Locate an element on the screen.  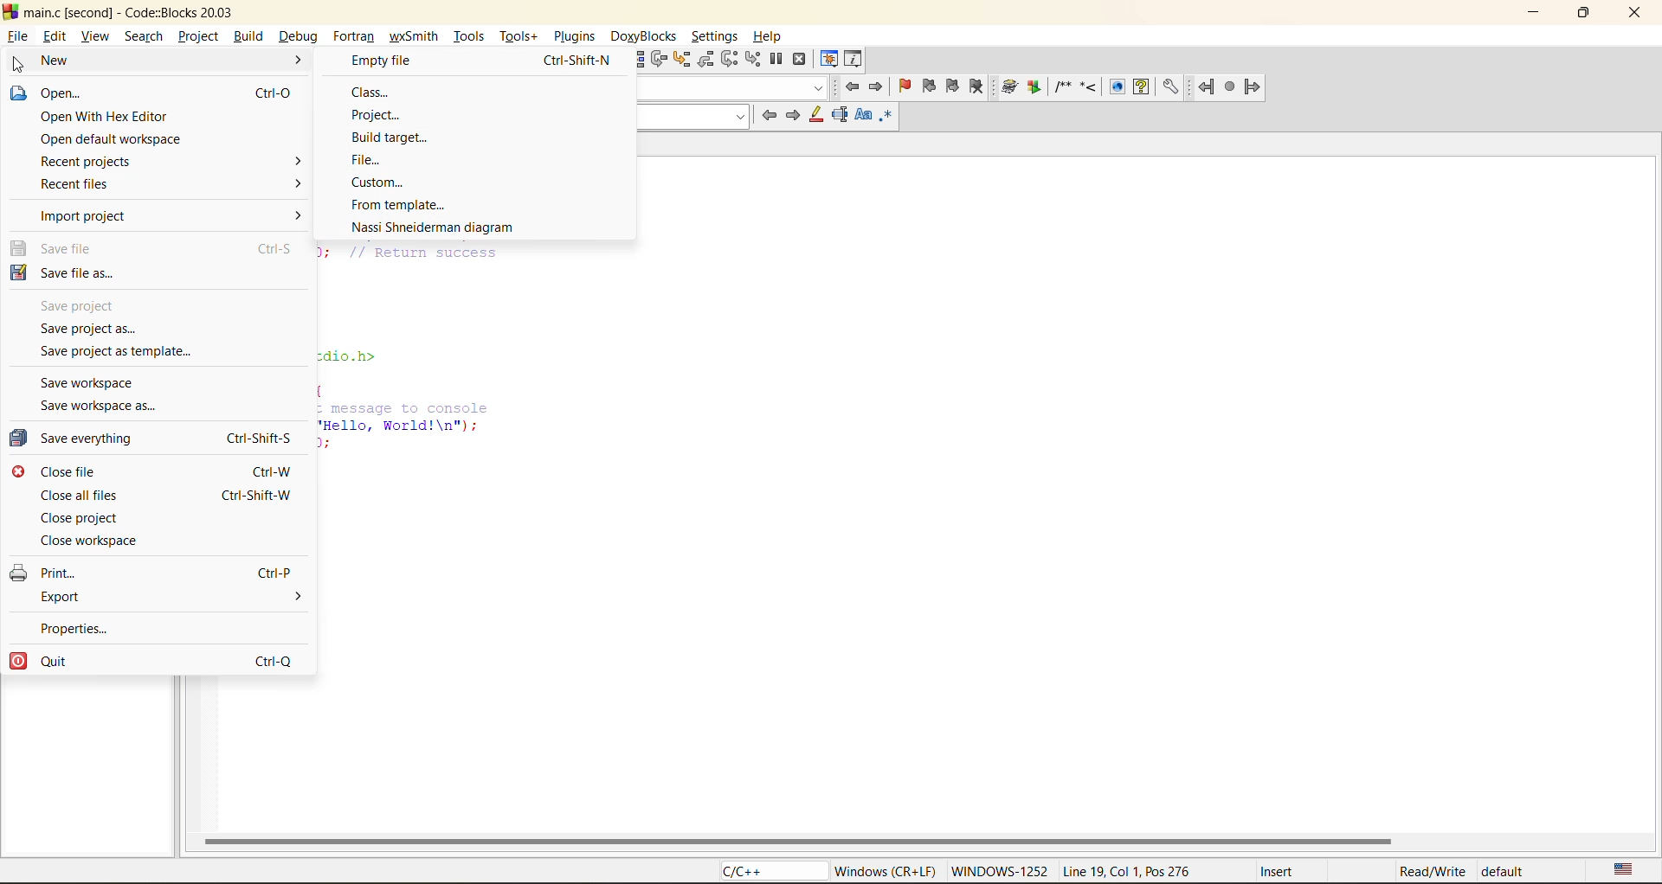
view is located at coordinates (94, 38).